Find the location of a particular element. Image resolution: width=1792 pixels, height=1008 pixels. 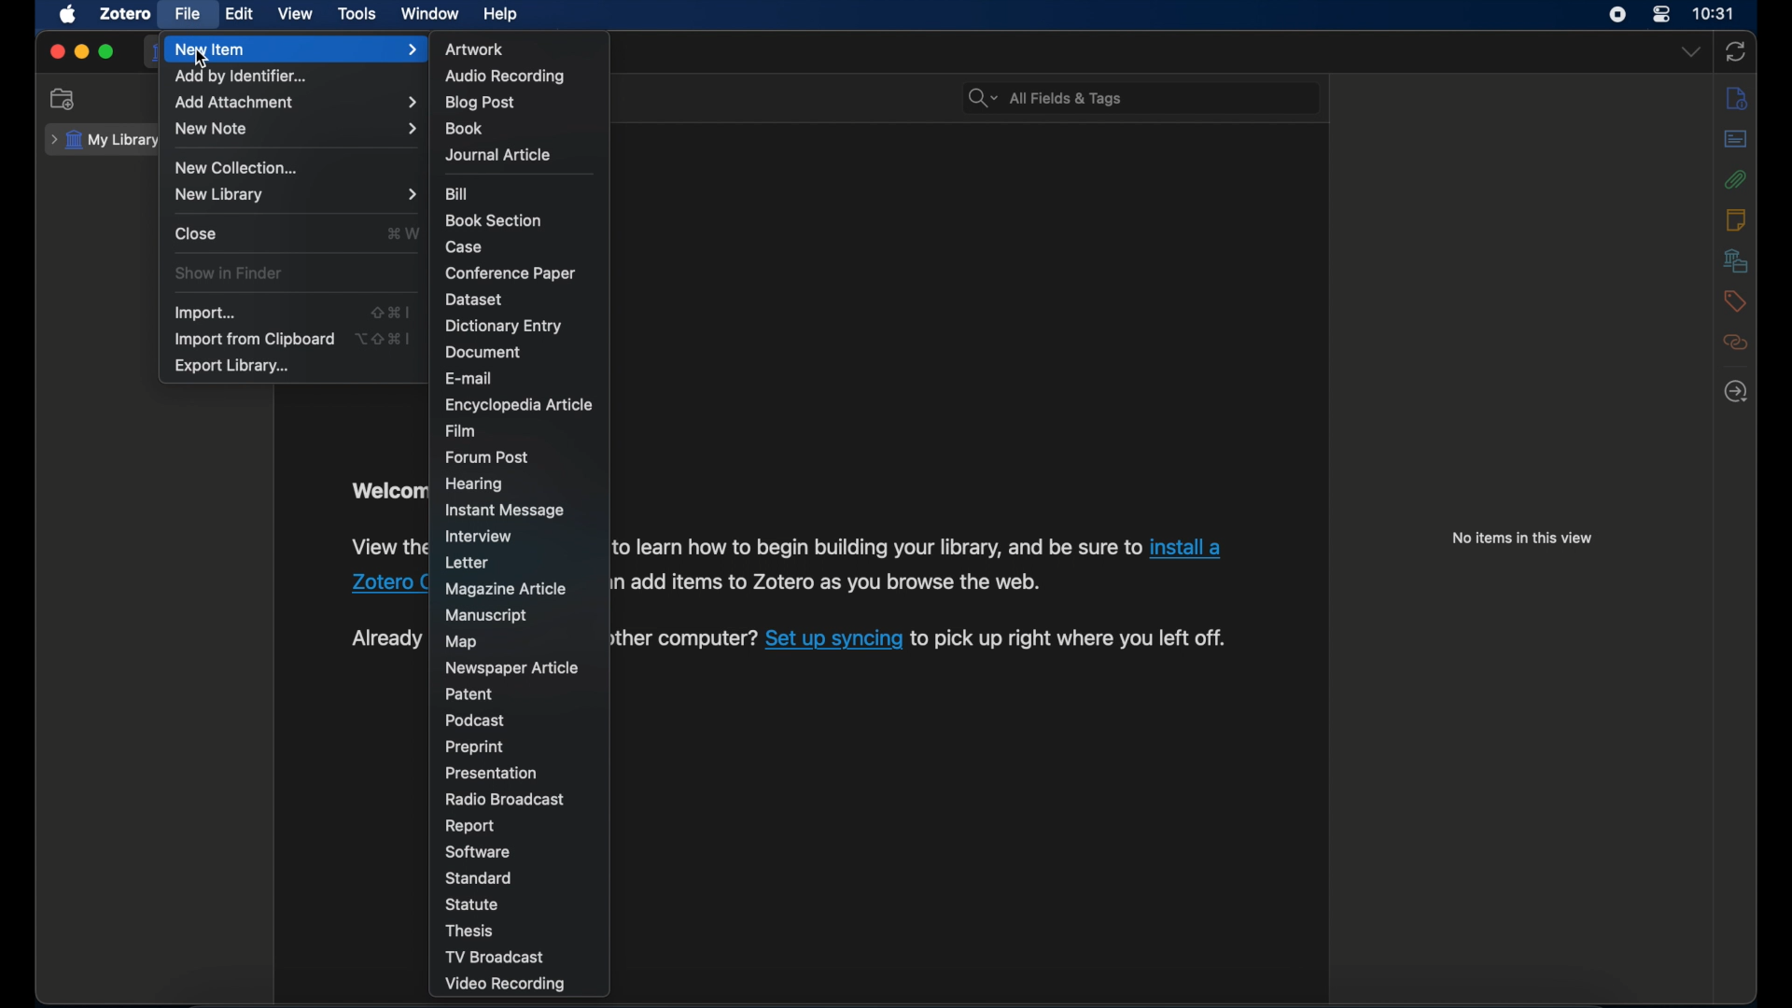

shortcut is located at coordinates (403, 232).